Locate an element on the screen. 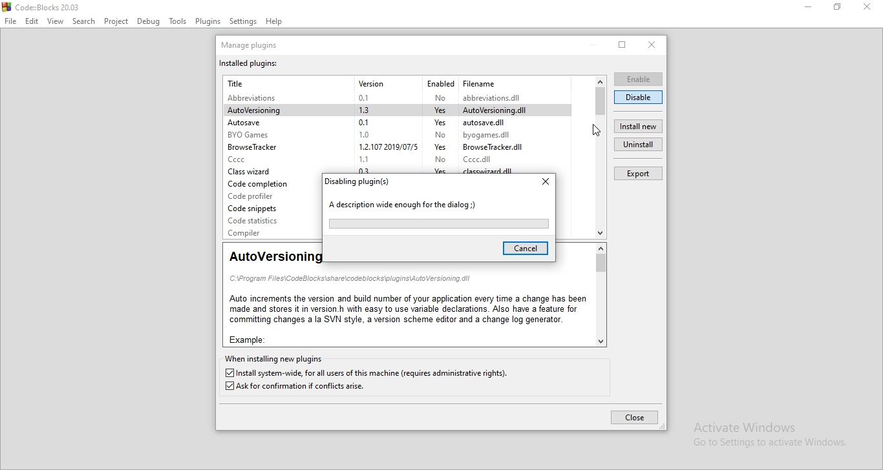 This screenshot has height=470, width=883. Cccc is located at coordinates (258, 159).